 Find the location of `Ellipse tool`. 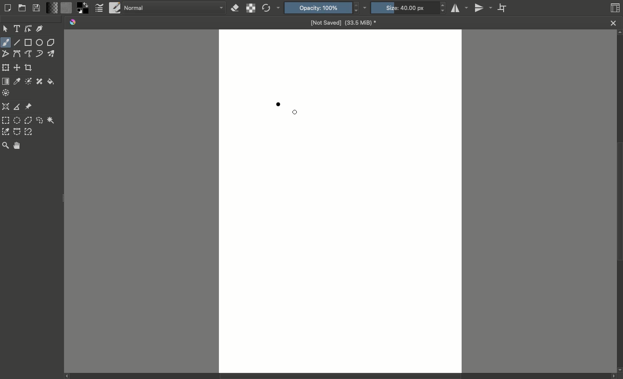

Ellipse tool is located at coordinates (40, 43).